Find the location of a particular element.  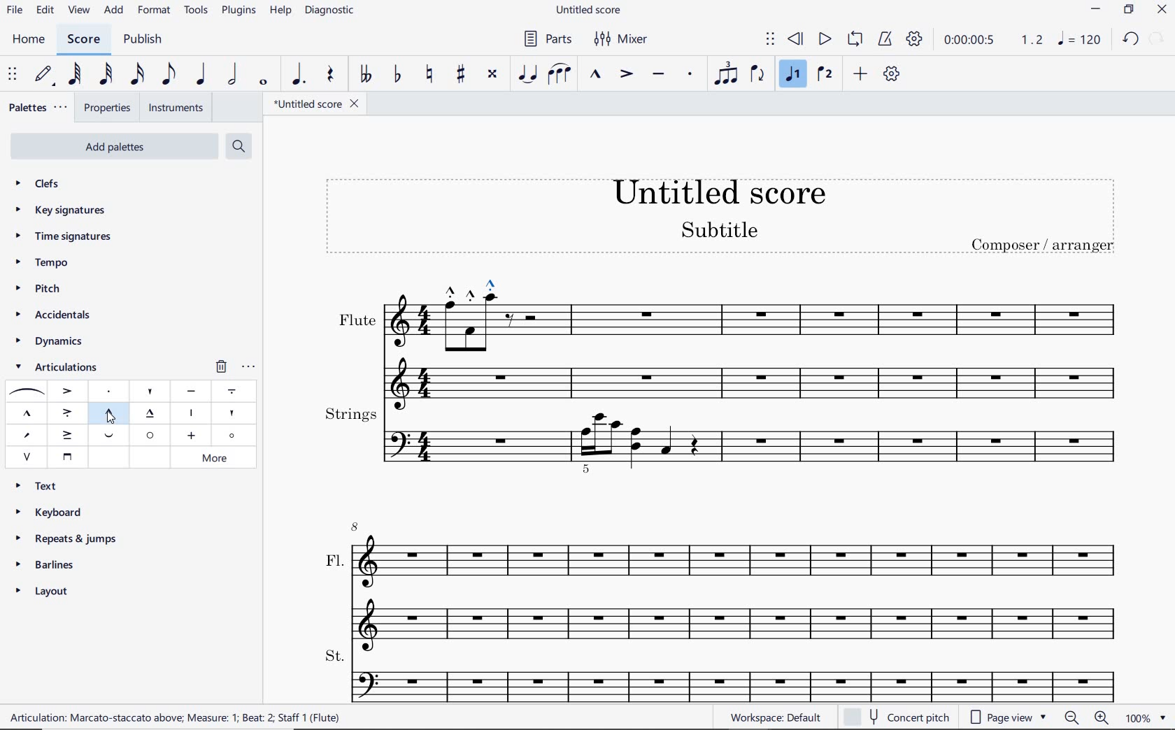

ACCENT ABOVE is located at coordinates (68, 389).